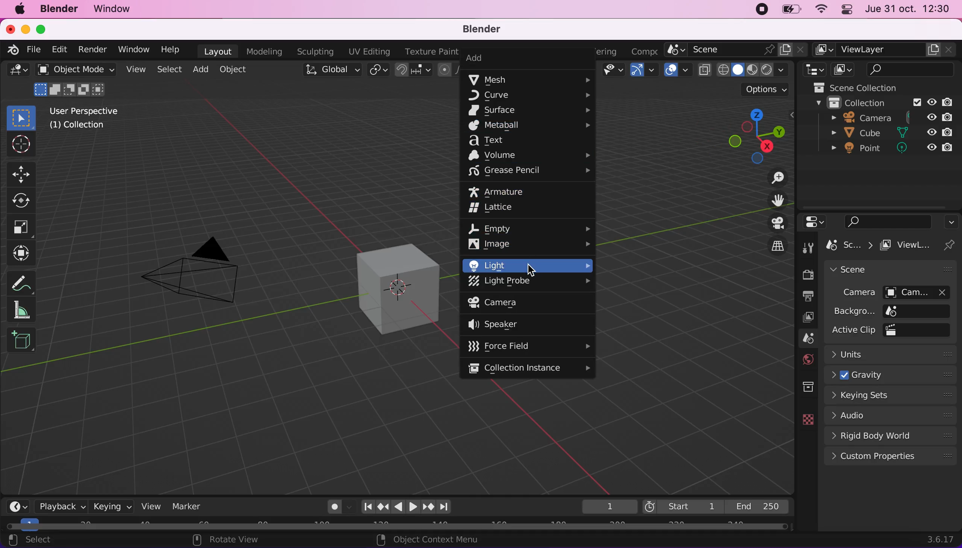  What do you see at coordinates (892, 397) in the screenshot?
I see `keying sets` at bounding box center [892, 397].